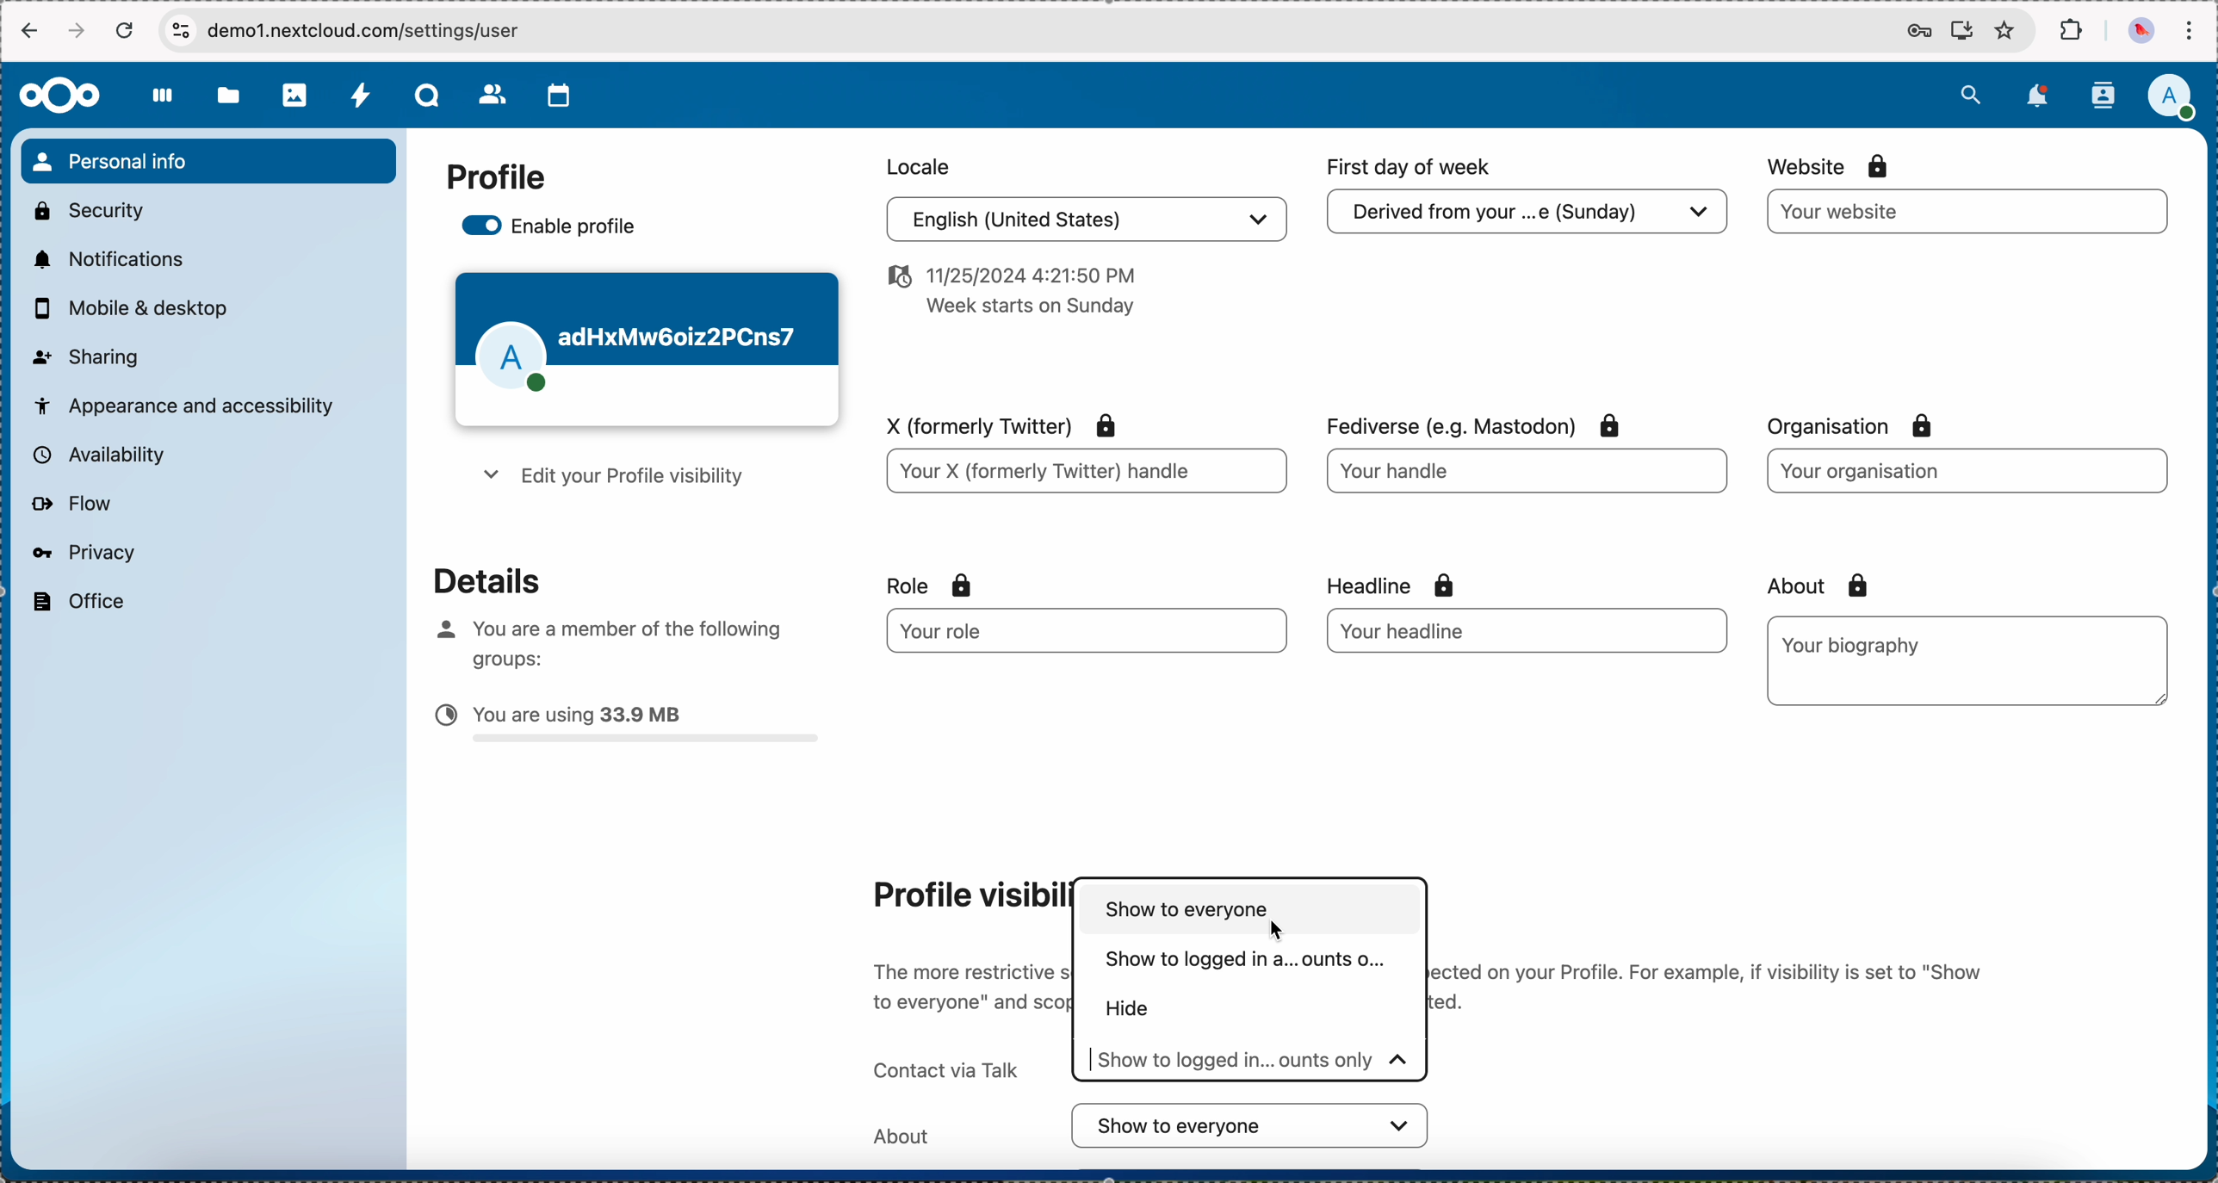 The width and height of the screenshot is (2218, 1183). I want to click on contacts, so click(493, 96).